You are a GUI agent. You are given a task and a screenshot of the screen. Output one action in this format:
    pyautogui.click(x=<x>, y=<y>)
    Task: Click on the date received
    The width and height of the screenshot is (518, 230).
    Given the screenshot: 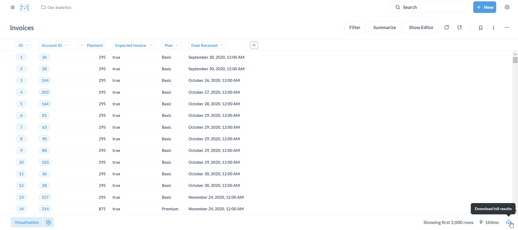 What is the action you would take?
    pyautogui.click(x=204, y=45)
    